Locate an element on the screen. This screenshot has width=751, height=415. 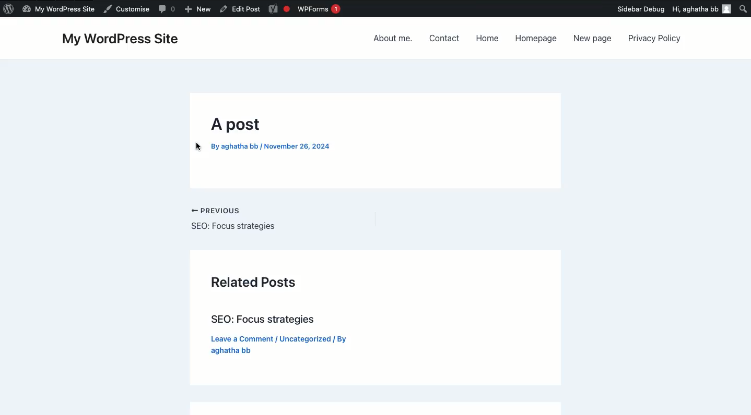
Contact is located at coordinates (444, 39).